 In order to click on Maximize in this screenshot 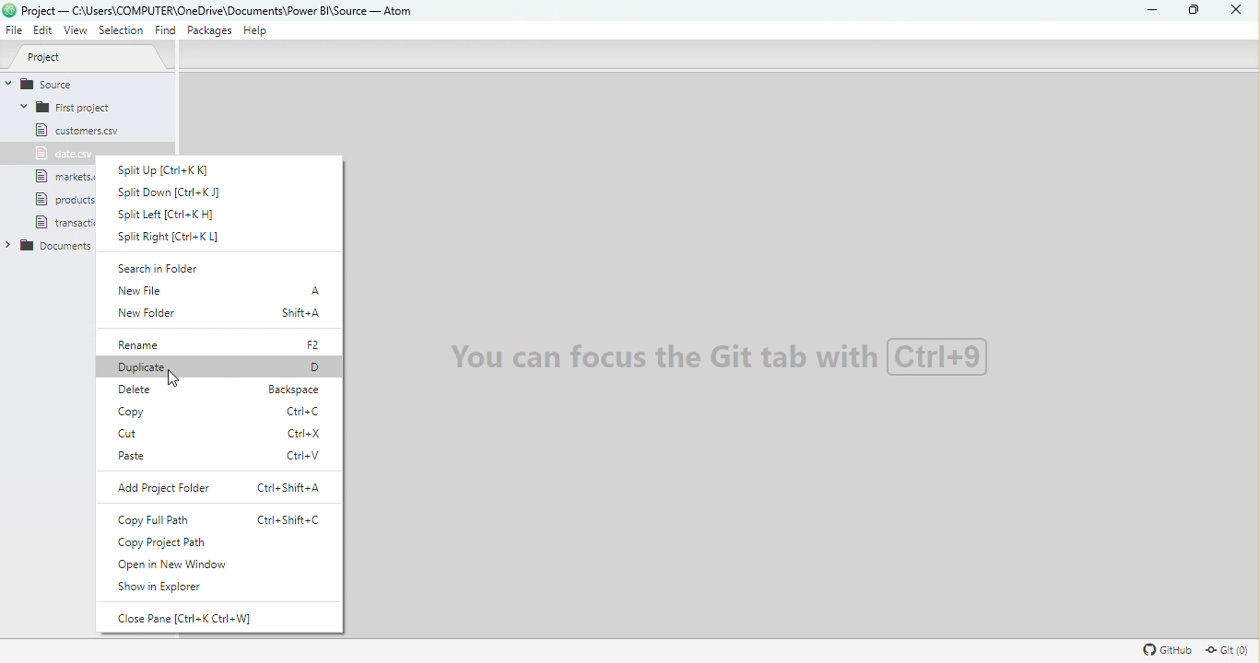, I will do `click(1190, 10)`.